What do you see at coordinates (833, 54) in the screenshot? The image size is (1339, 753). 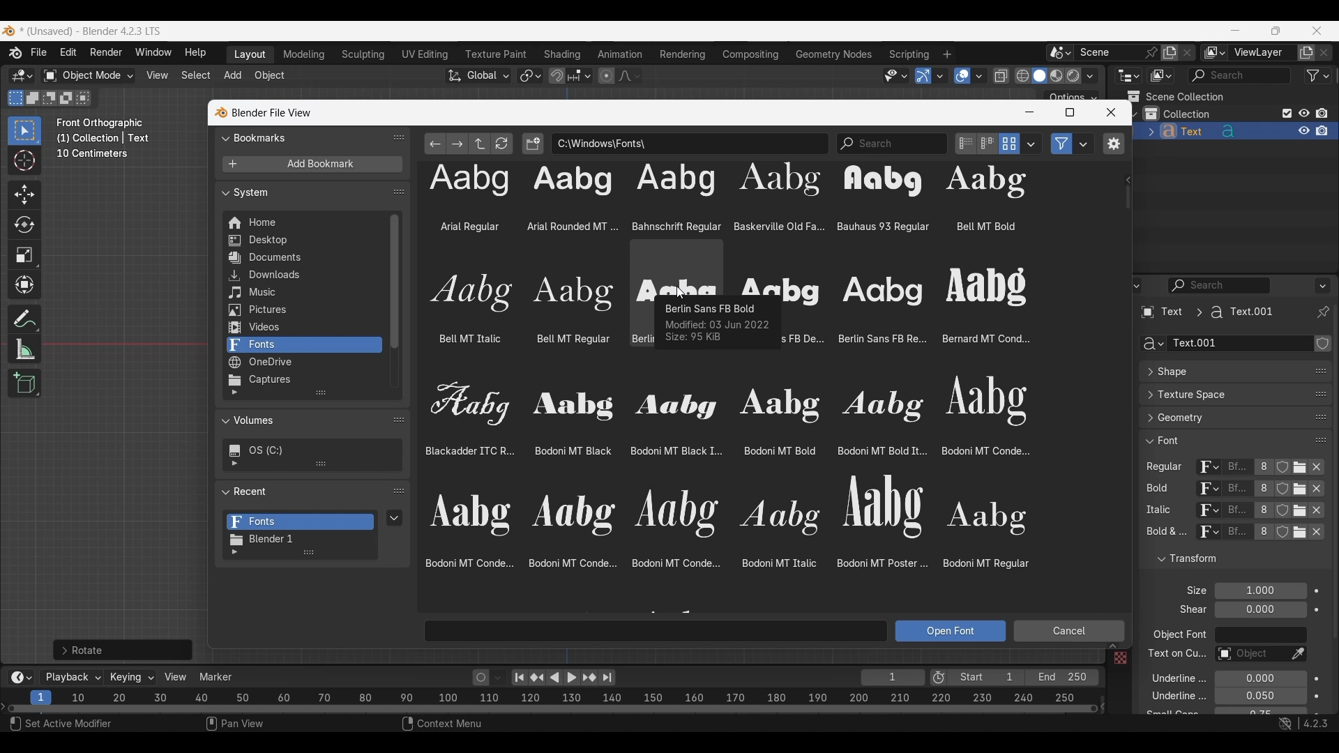 I see `Geometry nodes workspace` at bounding box center [833, 54].